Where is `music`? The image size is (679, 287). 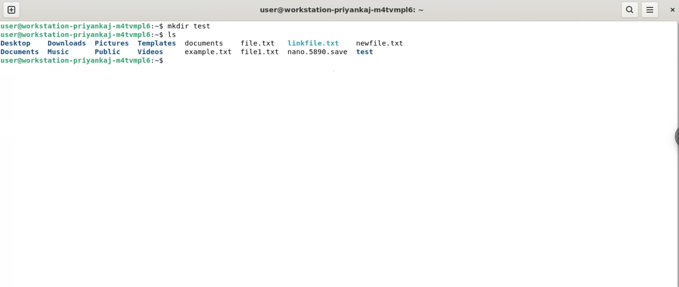 music is located at coordinates (59, 52).